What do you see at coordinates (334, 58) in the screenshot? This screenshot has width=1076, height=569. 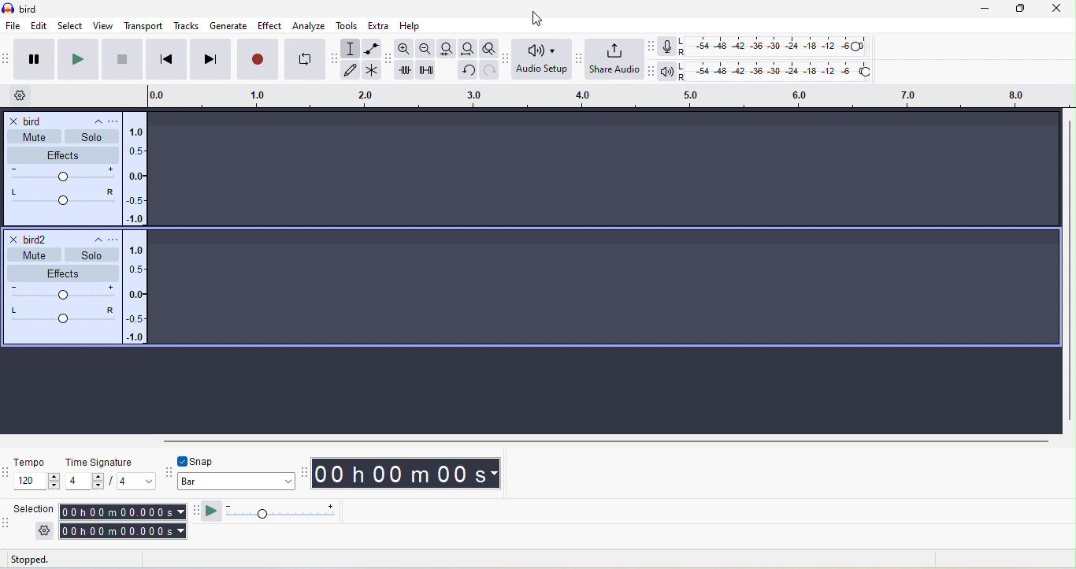 I see `audacity tools toolbar` at bounding box center [334, 58].